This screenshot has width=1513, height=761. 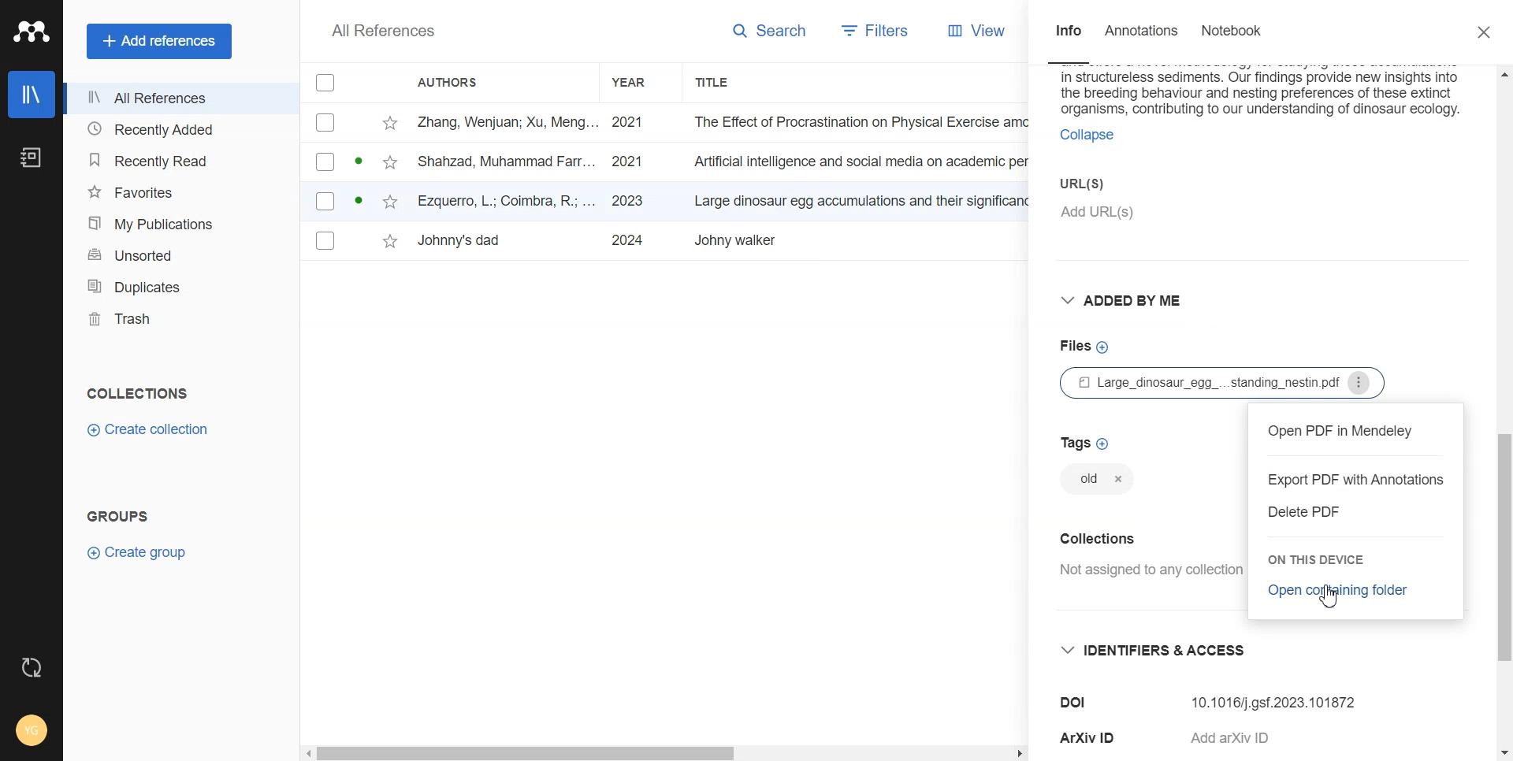 I want to click on Checklist, so click(x=322, y=81).